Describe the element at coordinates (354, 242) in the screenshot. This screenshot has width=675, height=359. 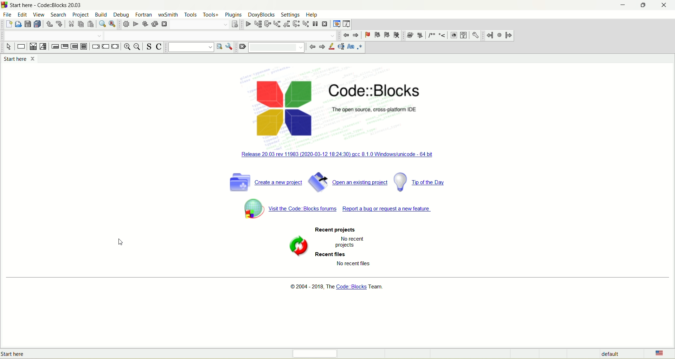
I see `text` at that location.